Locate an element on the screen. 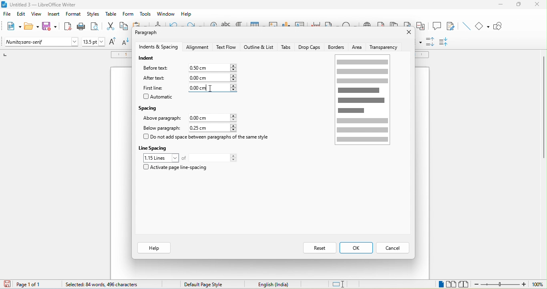 The image size is (547, 289). help is located at coordinates (186, 14).